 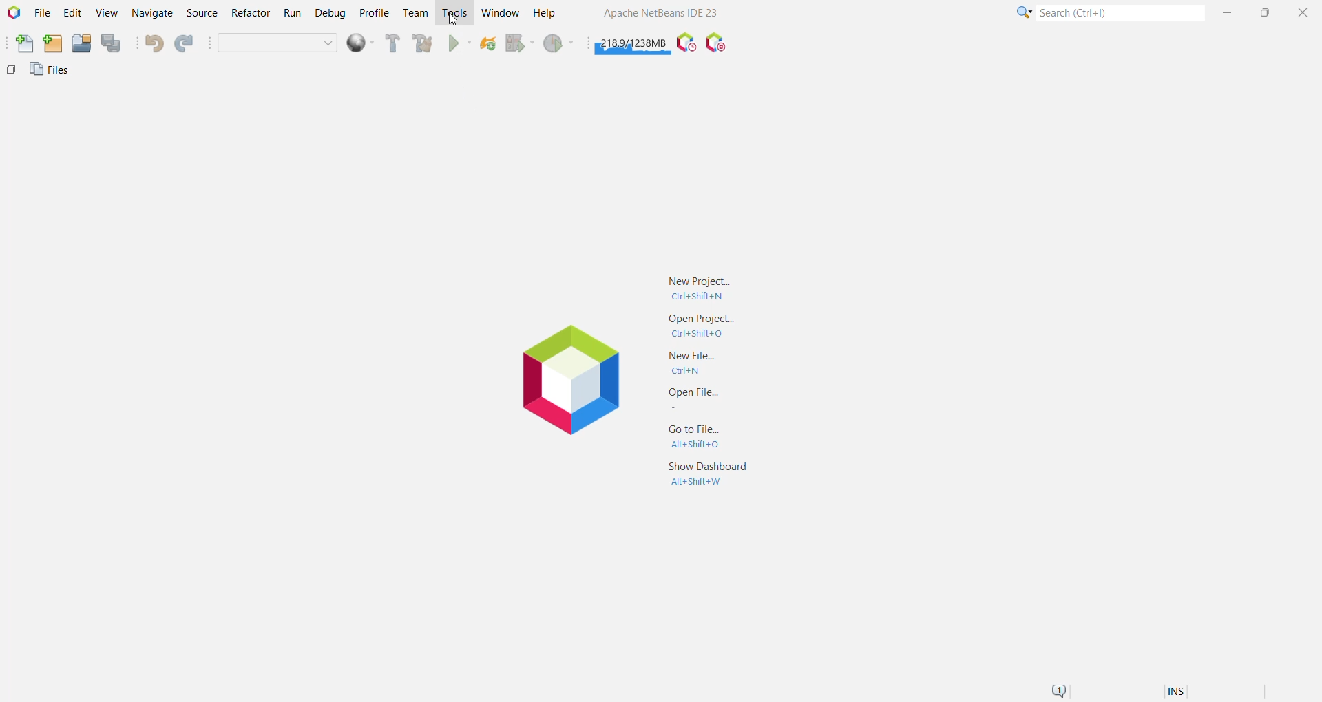 What do you see at coordinates (12, 13) in the screenshot?
I see `Application Logo` at bounding box center [12, 13].